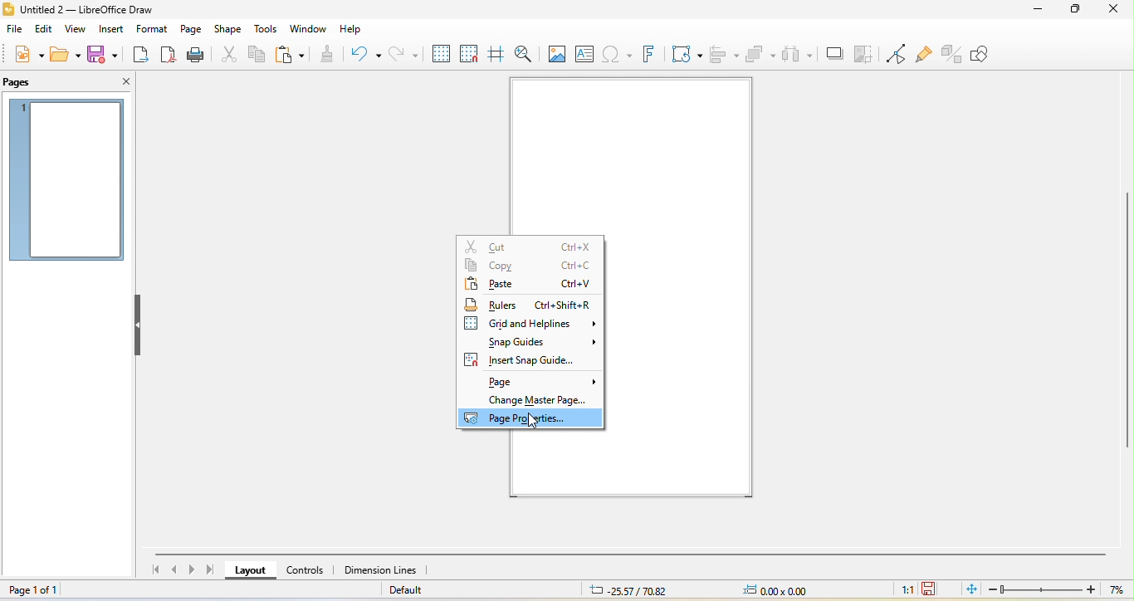 This screenshot has width=1134, height=601. I want to click on layout, so click(252, 573).